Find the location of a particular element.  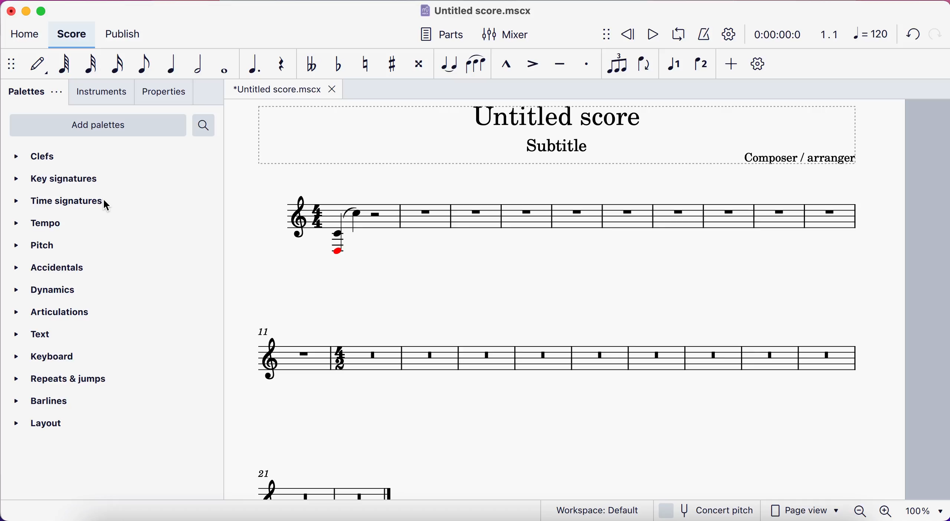

stacato is located at coordinates (584, 64).